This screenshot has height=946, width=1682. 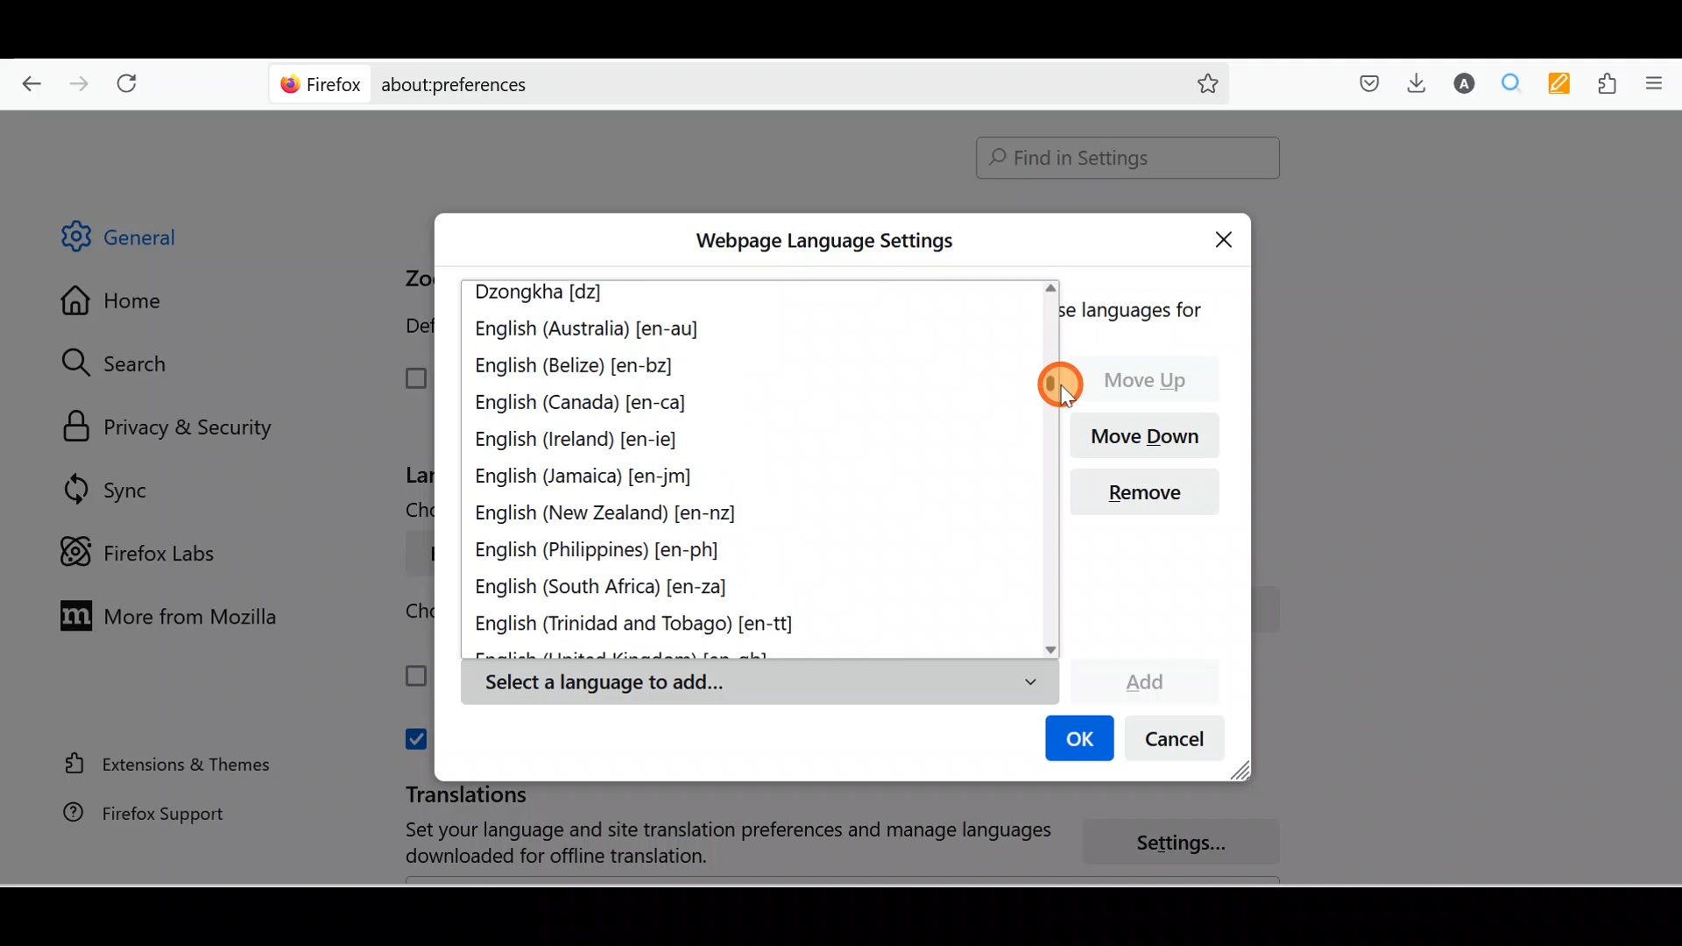 I want to click on Sync, so click(x=110, y=489).